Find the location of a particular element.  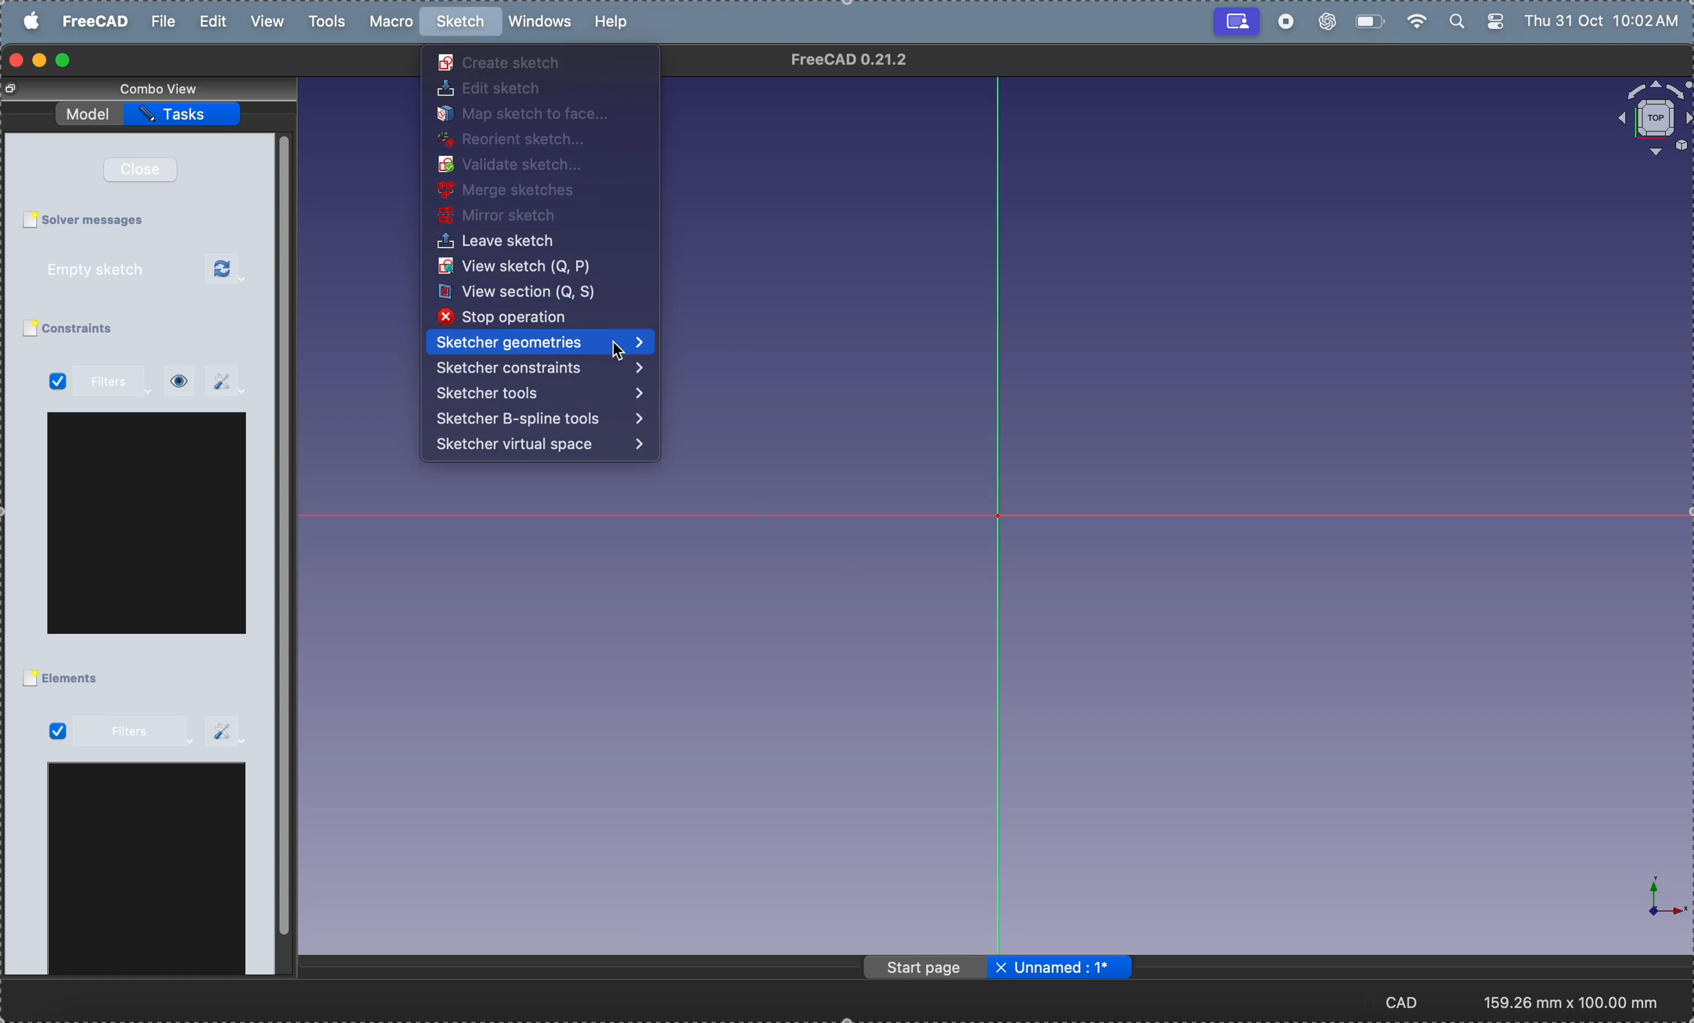

Checkbox is located at coordinates (29, 220).